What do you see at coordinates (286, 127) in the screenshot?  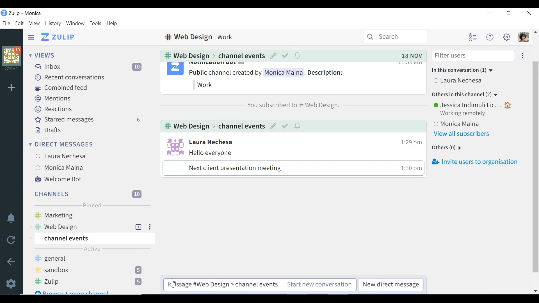 I see `mark as resolved` at bounding box center [286, 127].